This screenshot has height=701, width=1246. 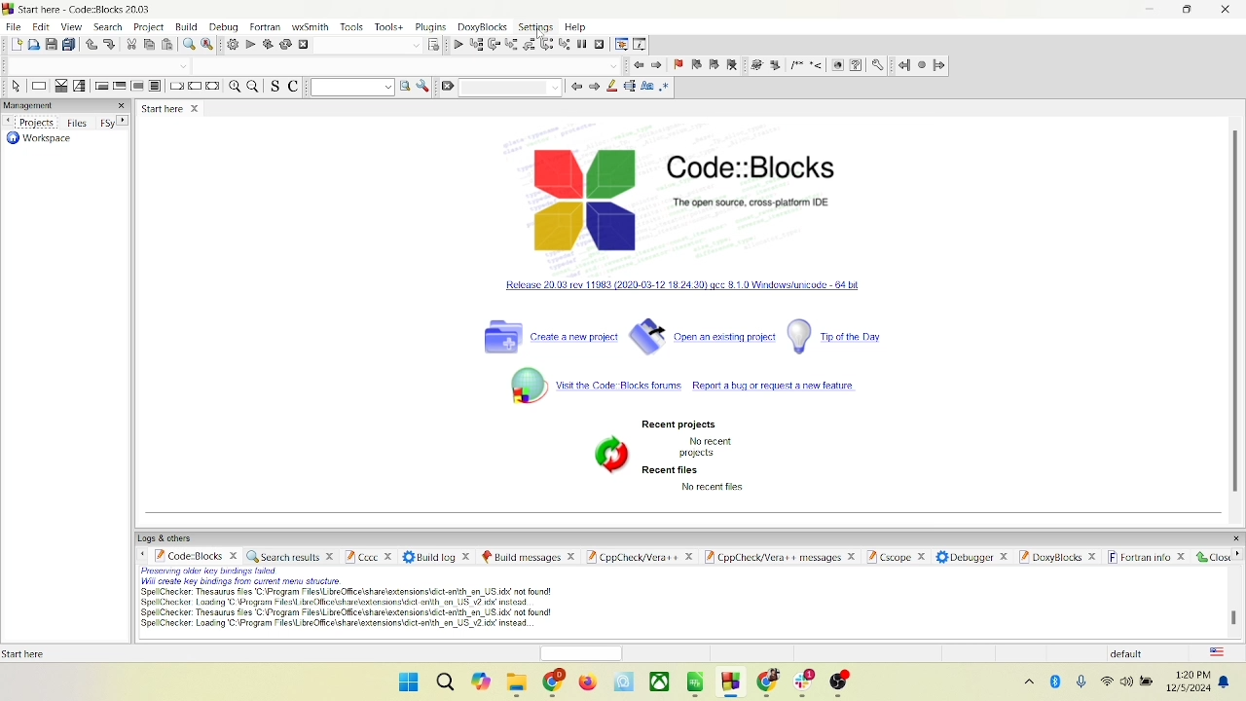 What do you see at coordinates (1135, 653) in the screenshot?
I see `default` at bounding box center [1135, 653].